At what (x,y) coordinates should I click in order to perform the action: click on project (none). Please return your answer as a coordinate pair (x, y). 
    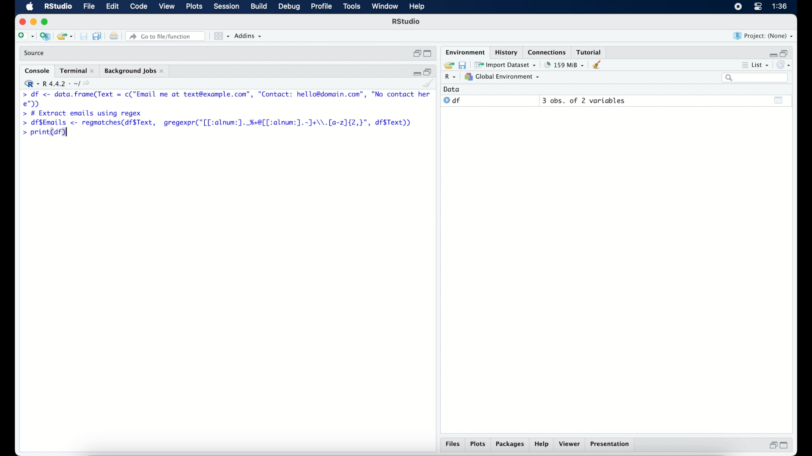
    Looking at the image, I should click on (764, 36).